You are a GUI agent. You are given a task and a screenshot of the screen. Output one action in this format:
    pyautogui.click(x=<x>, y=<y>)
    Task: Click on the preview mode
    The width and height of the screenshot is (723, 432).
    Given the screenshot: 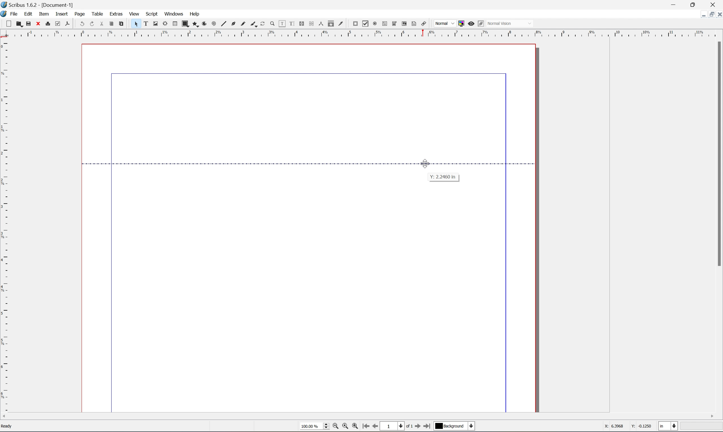 What is the action you would take?
    pyautogui.click(x=471, y=23)
    